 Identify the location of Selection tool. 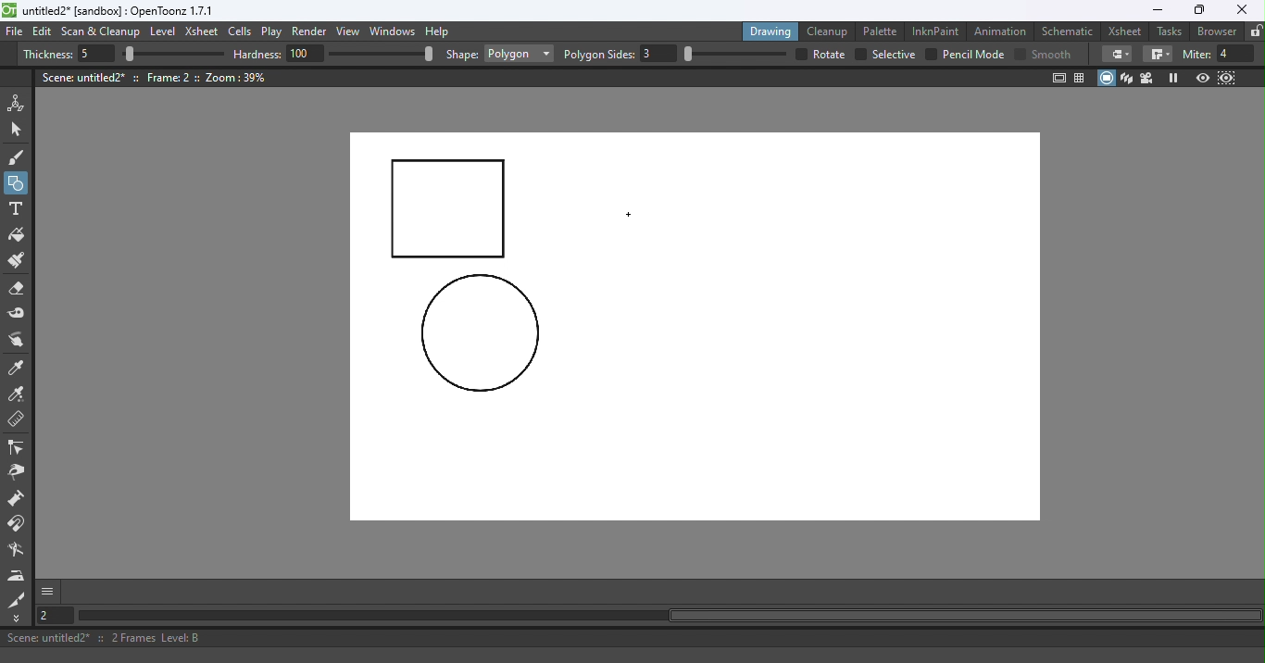
(19, 129).